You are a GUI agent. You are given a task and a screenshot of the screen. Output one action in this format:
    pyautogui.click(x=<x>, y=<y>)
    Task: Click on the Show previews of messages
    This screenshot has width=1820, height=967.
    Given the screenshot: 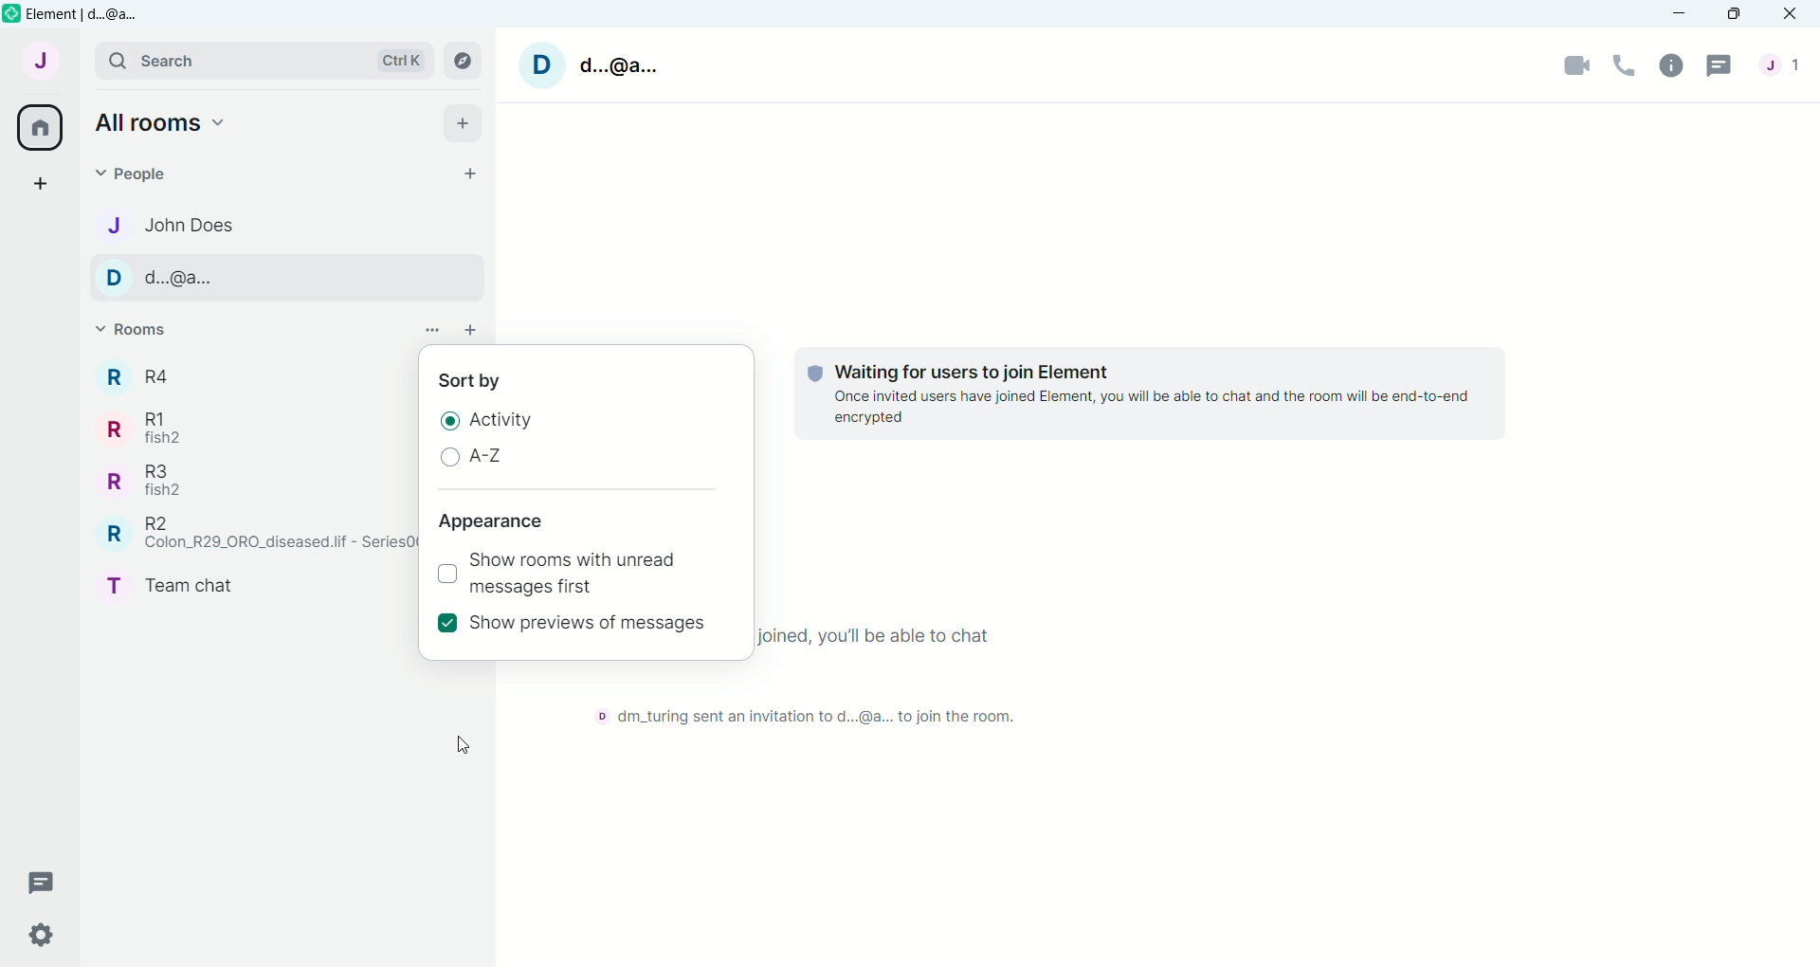 What is the action you would take?
    pyautogui.click(x=592, y=623)
    